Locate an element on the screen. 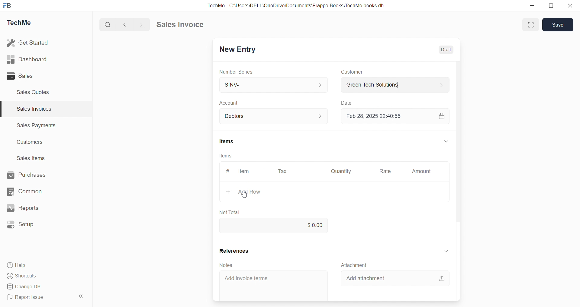  Save is located at coordinates (558, 24).